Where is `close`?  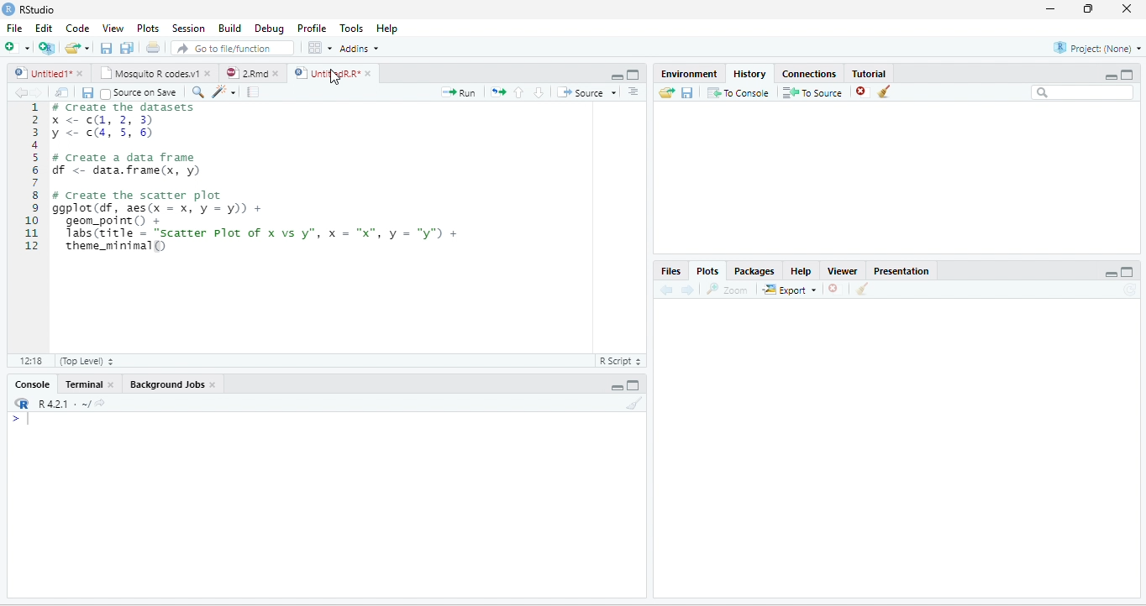
close is located at coordinates (1126, 9).